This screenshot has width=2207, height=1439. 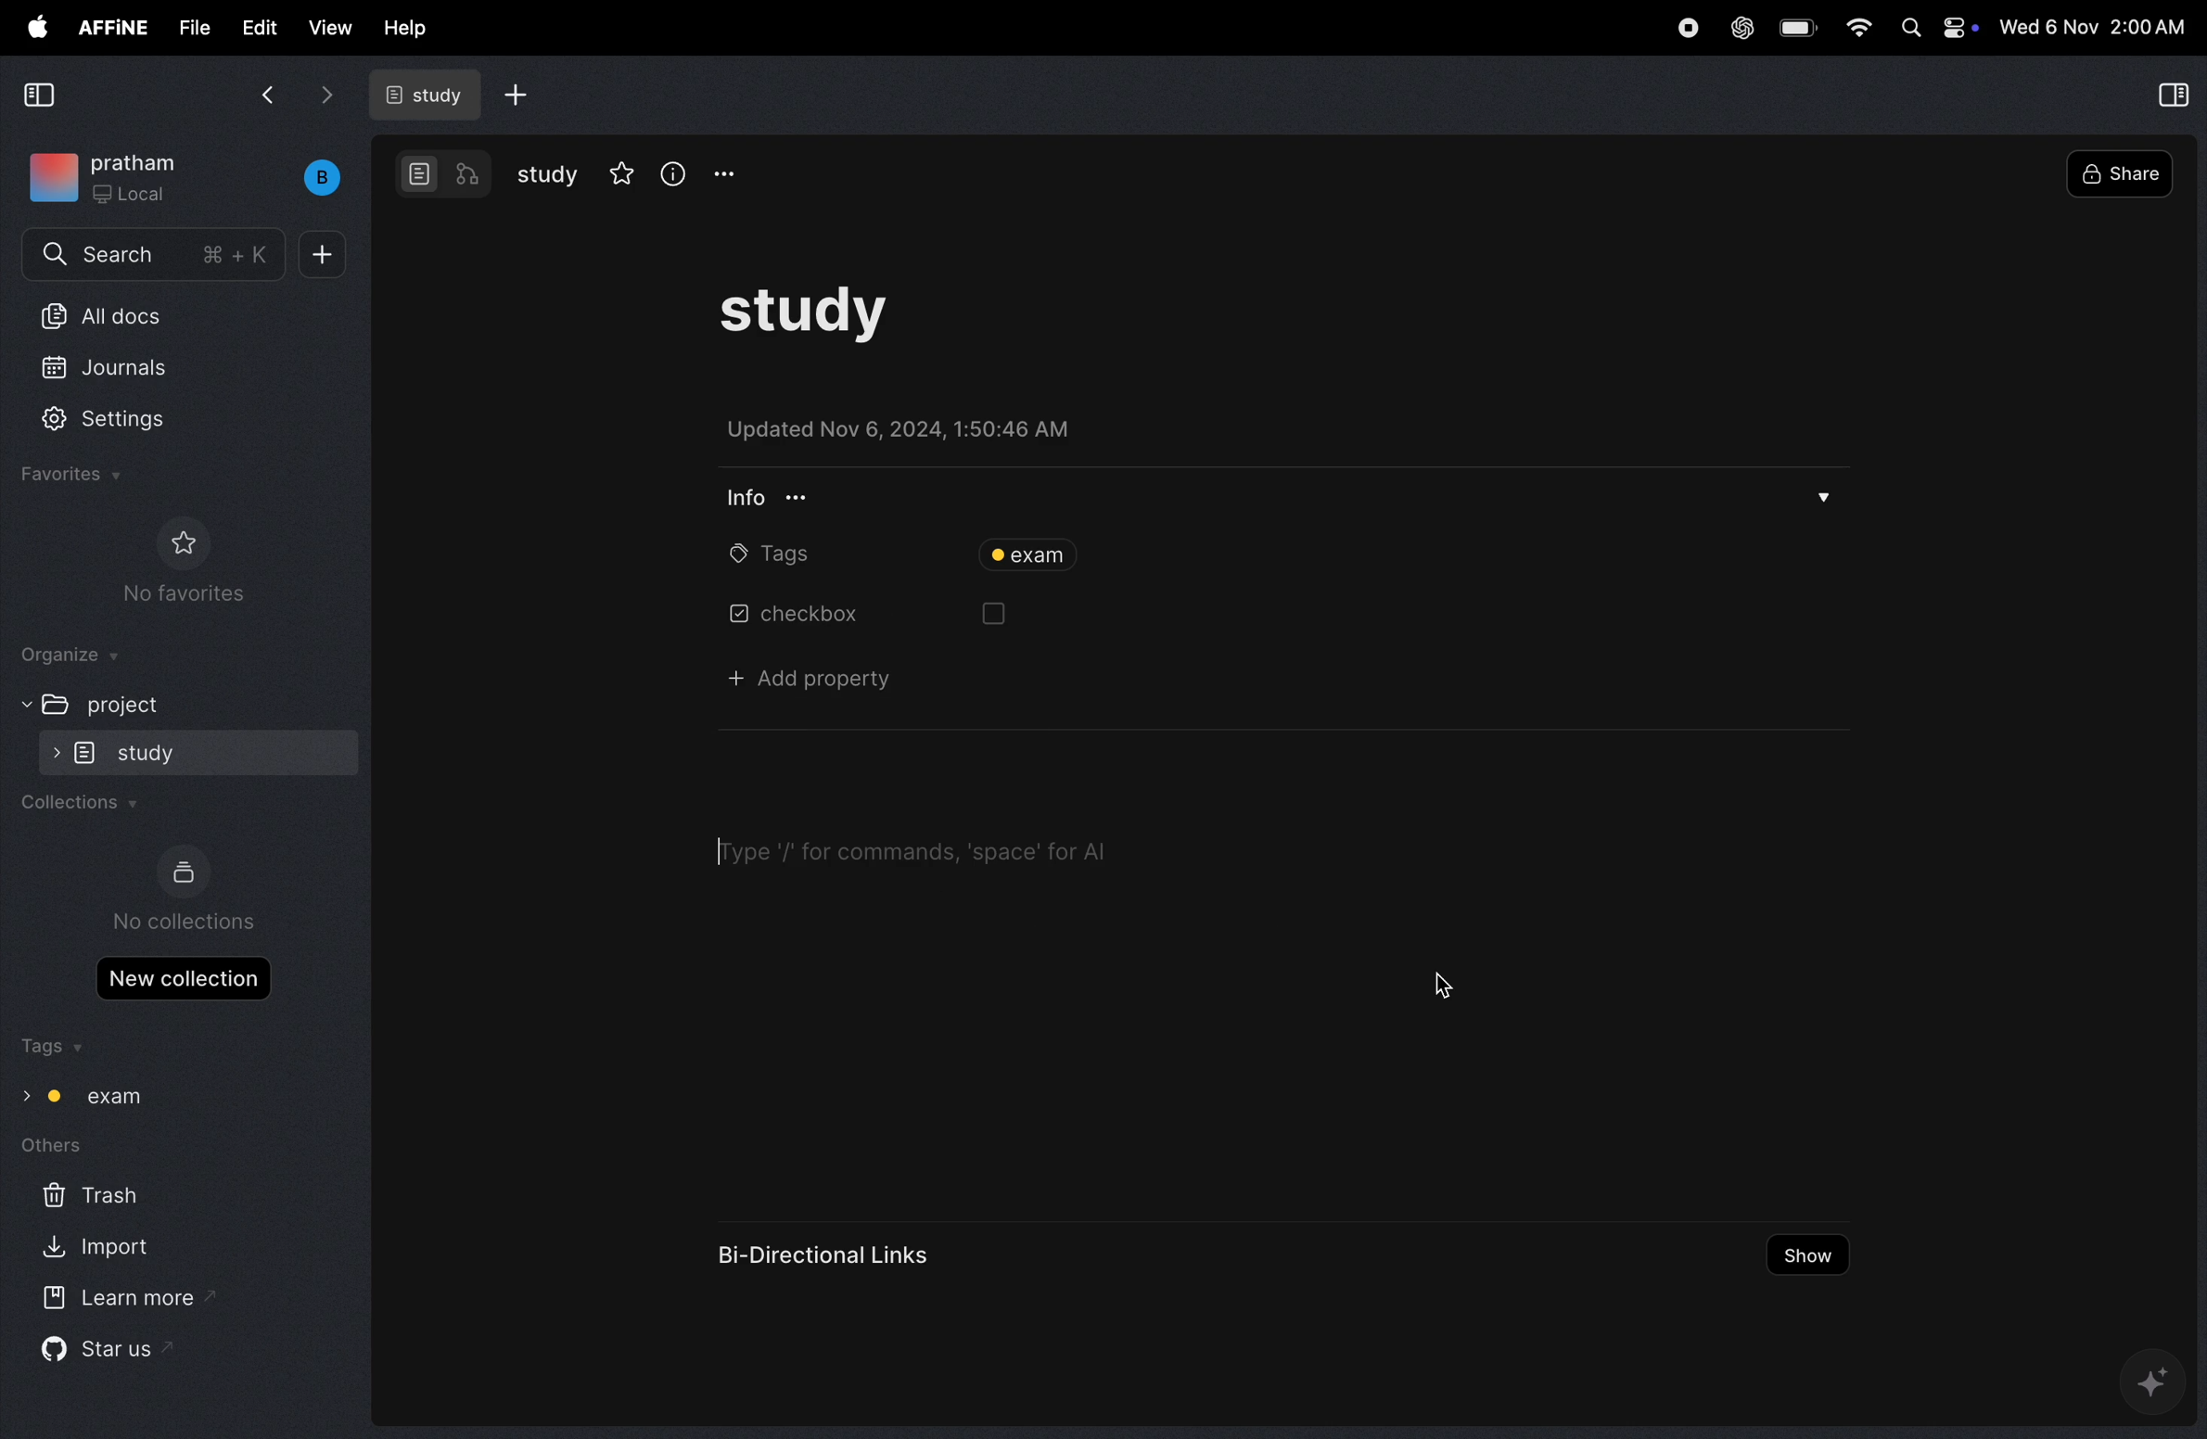 What do you see at coordinates (198, 751) in the screenshot?
I see `study` at bounding box center [198, 751].